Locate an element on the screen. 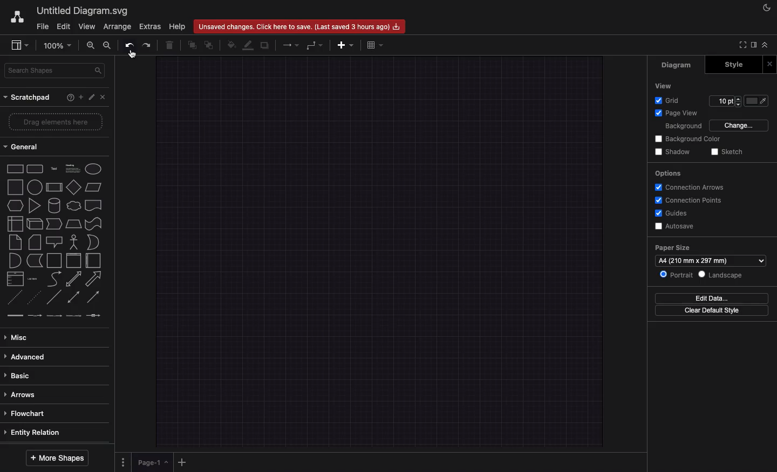 This screenshot has width=777, height=472. Waypoints  is located at coordinates (314, 45).